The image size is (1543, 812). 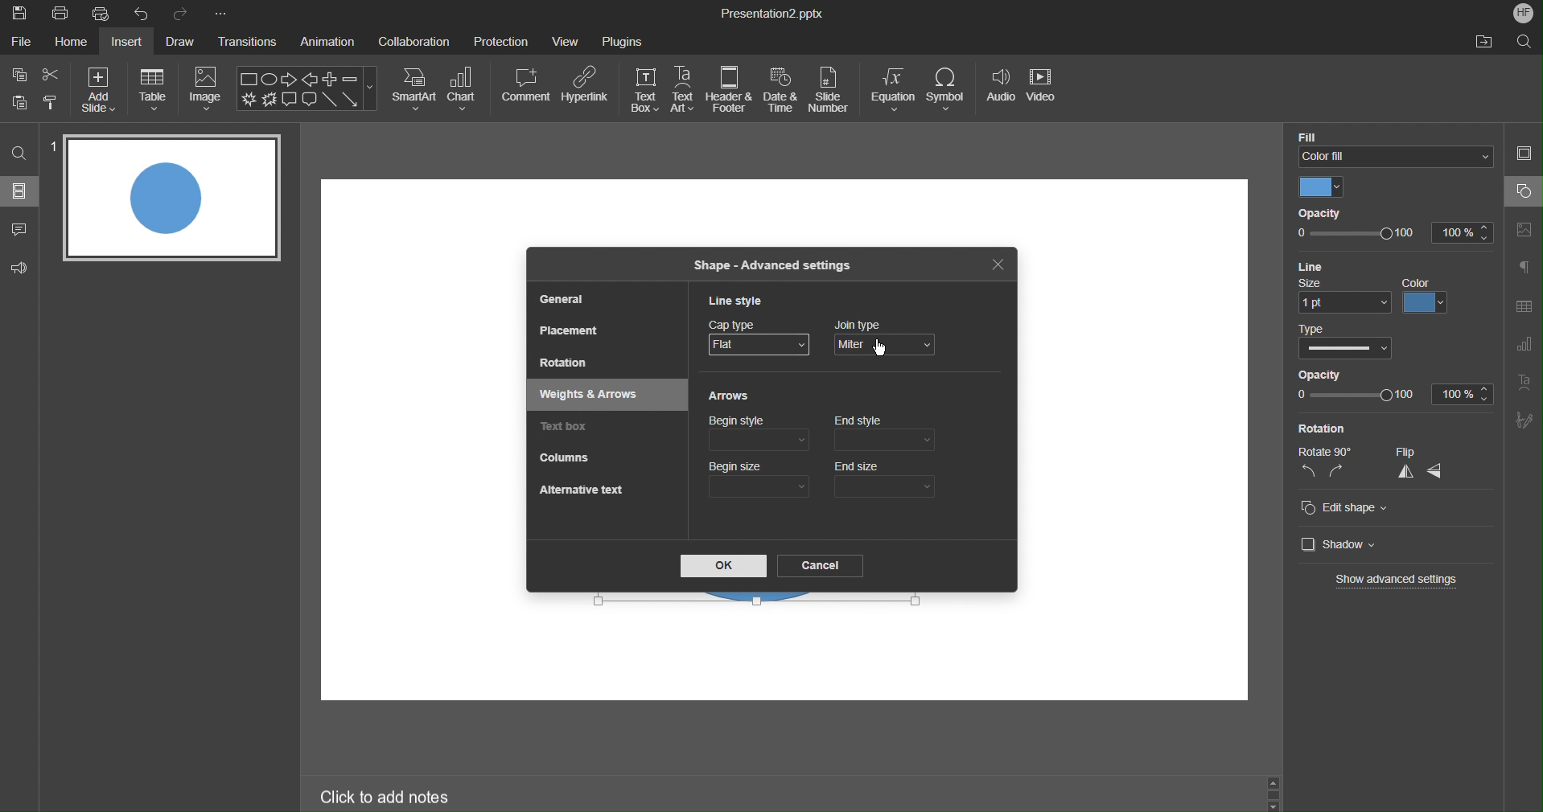 What do you see at coordinates (183, 42) in the screenshot?
I see `Draw` at bounding box center [183, 42].